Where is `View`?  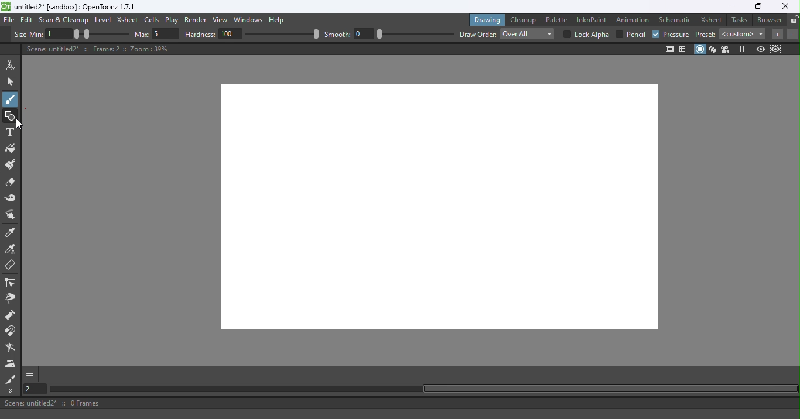
View is located at coordinates (222, 21).